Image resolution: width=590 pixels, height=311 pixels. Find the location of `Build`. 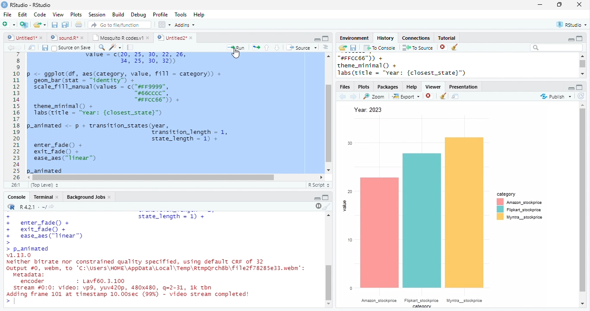

Build is located at coordinates (118, 14).